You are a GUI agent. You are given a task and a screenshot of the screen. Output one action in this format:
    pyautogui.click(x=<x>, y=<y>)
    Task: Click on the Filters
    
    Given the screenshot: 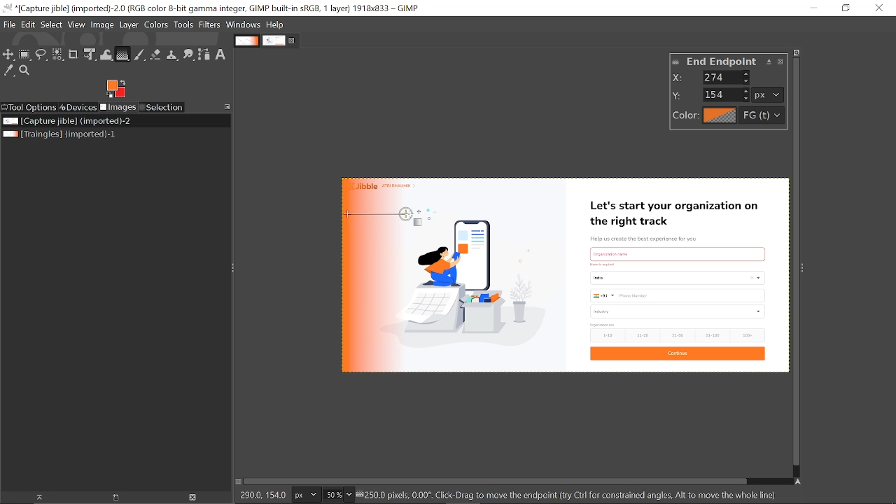 What is the action you would take?
    pyautogui.click(x=211, y=24)
    